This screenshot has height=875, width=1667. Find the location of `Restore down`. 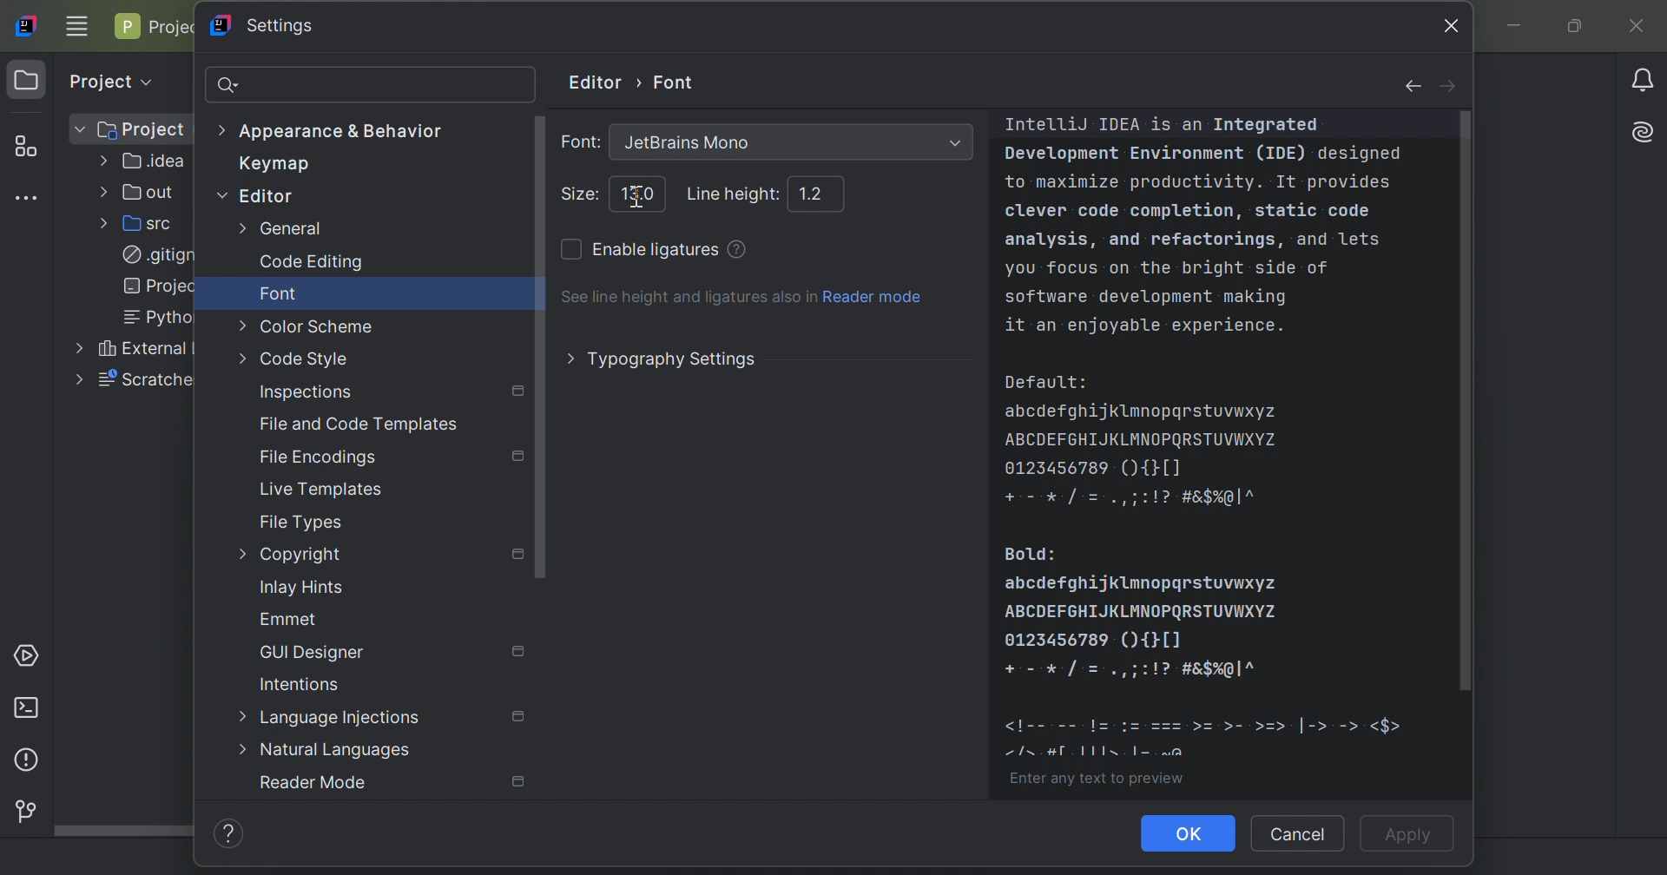

Restore down is located at coordinates (1572, 28).